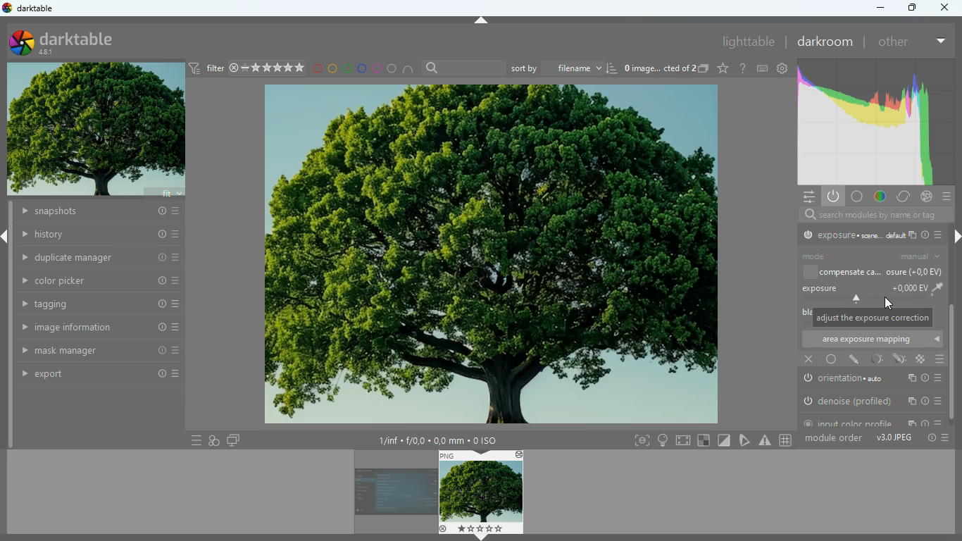 The image size is (962, 541). I want to click on minimize, so click(881, 9).